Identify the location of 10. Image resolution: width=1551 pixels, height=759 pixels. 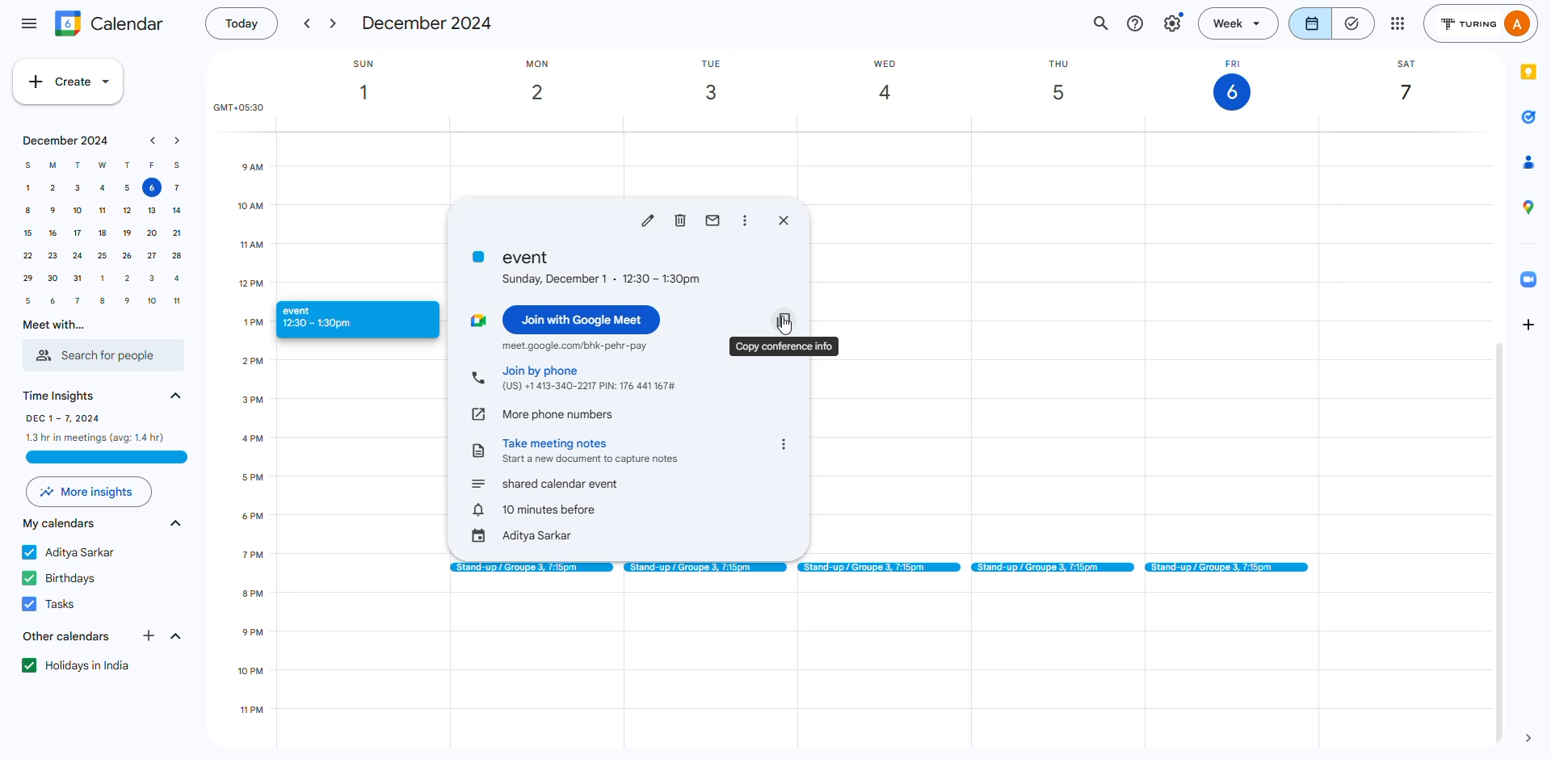
(77, 212).